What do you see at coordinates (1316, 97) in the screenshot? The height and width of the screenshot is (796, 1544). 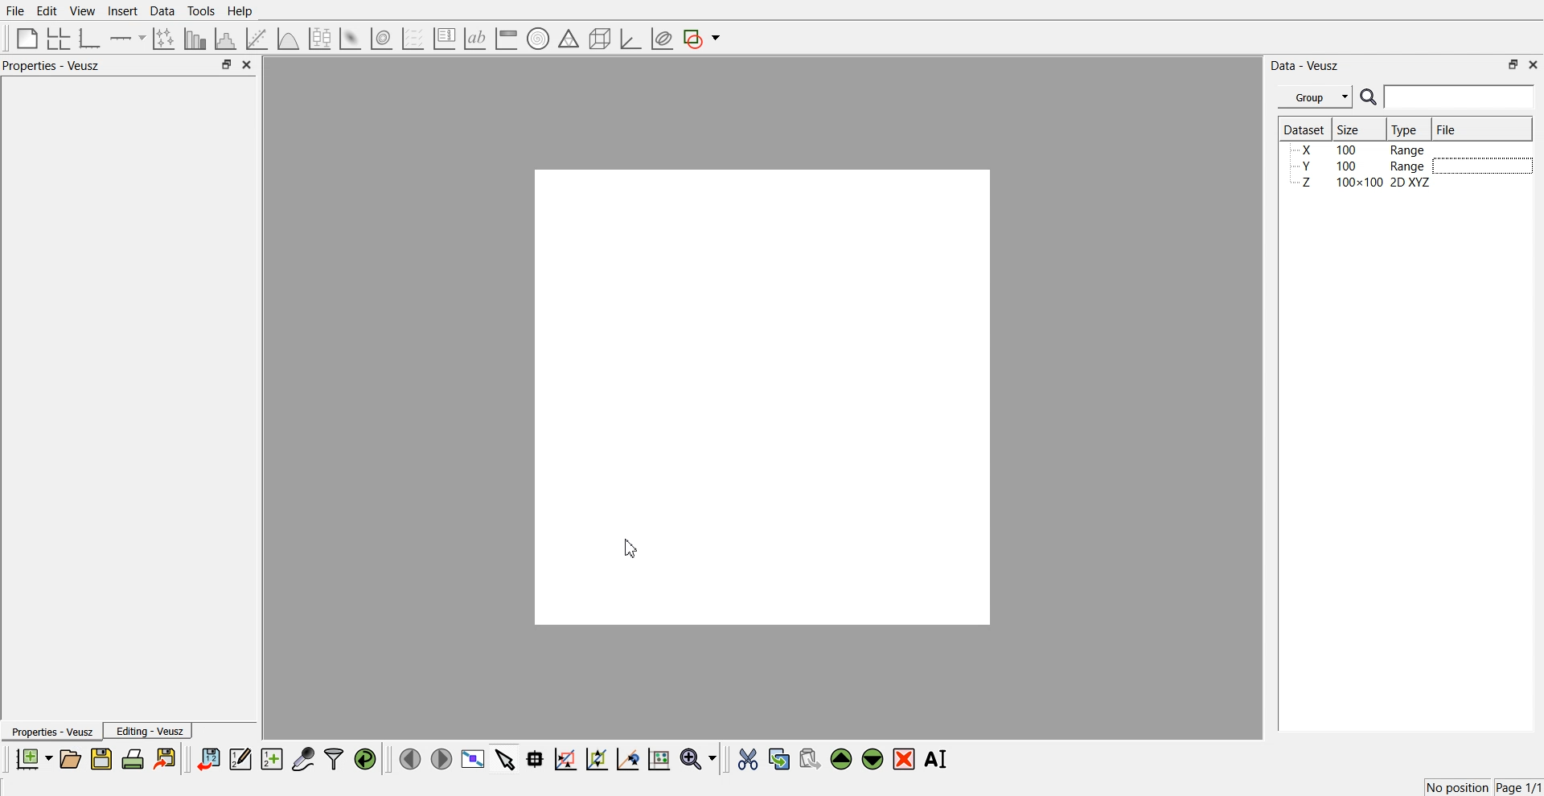 I see `Group` at bounding box center [1316, 97].